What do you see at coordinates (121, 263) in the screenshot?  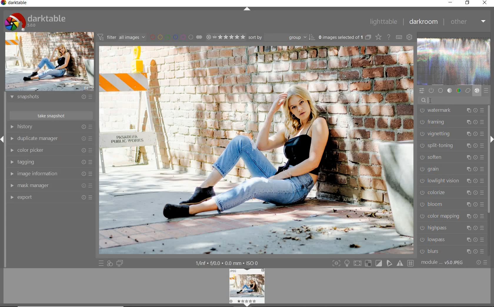 I see `display a second darkroom image below` at bounding box center [121, 263].